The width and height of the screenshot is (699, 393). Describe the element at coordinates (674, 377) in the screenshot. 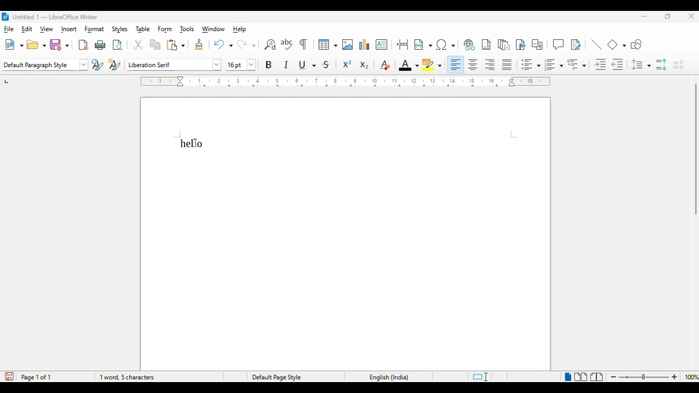

I see `zoom in` at that location.